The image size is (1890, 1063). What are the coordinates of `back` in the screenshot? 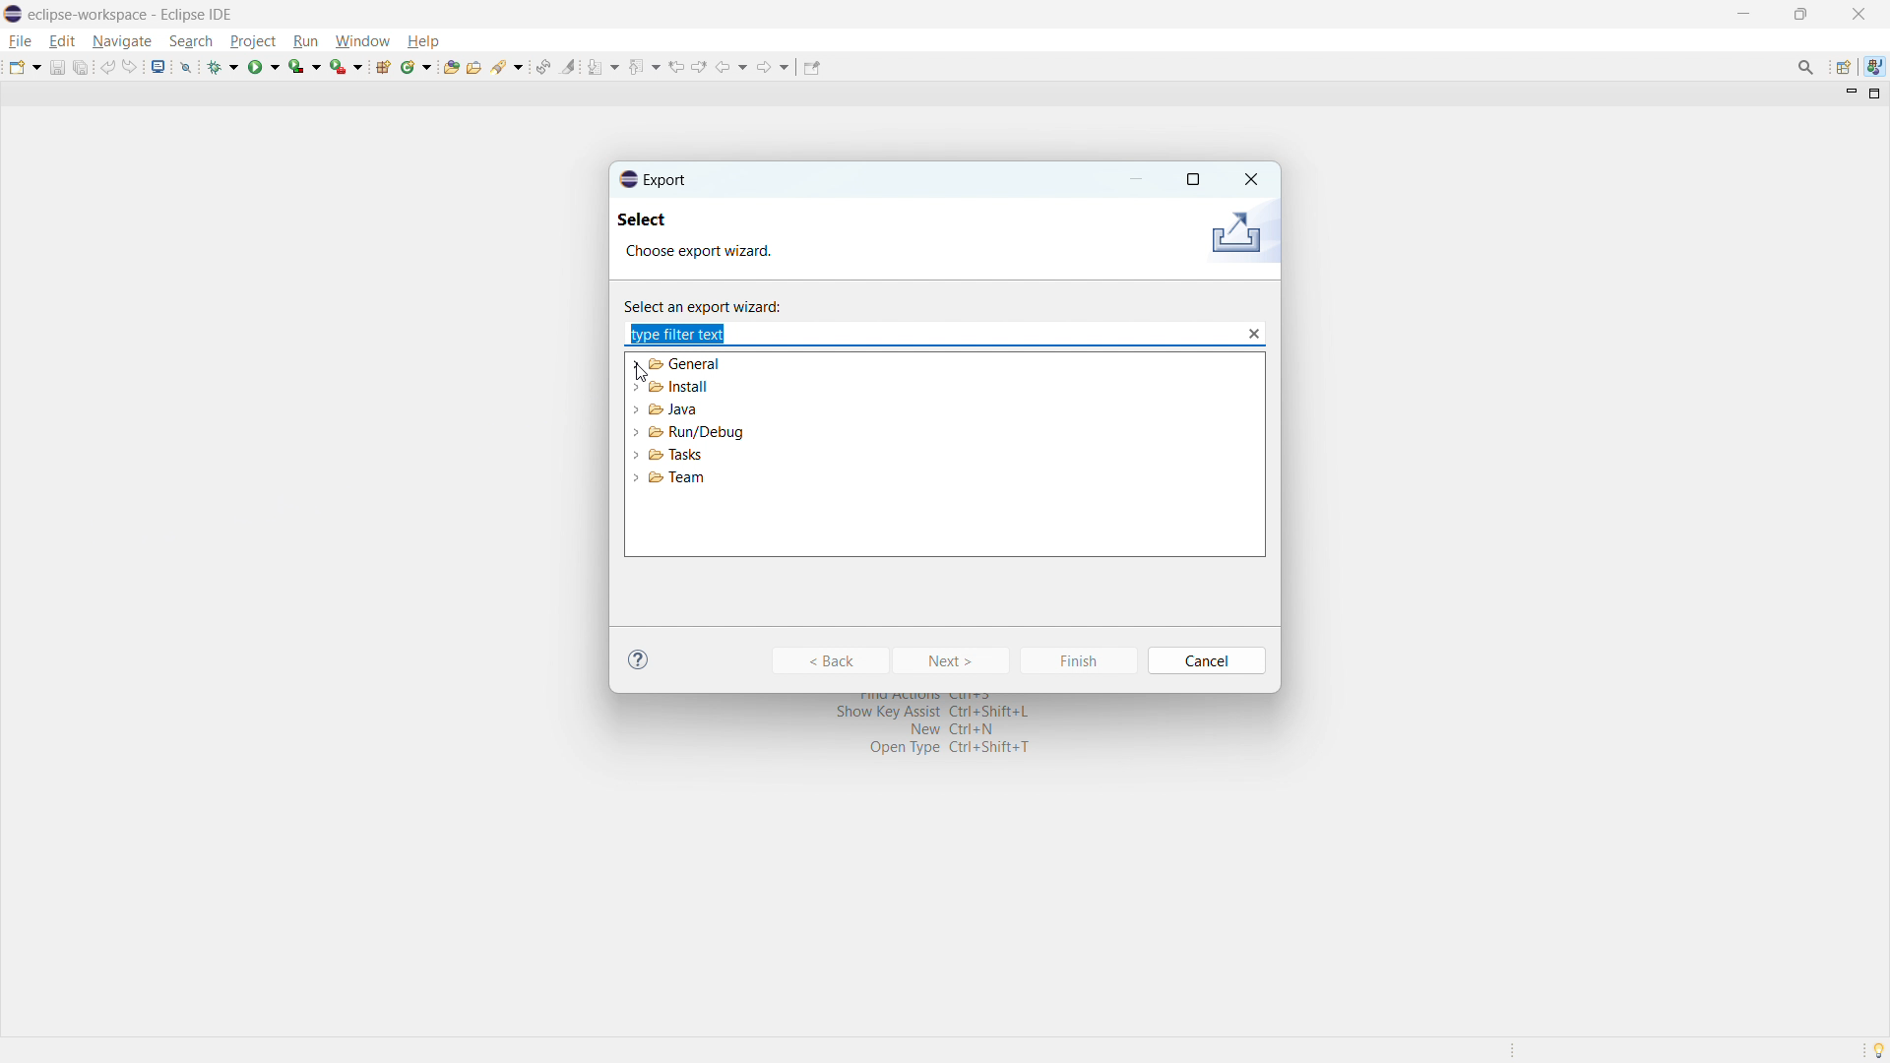 It's located at (829, 660).